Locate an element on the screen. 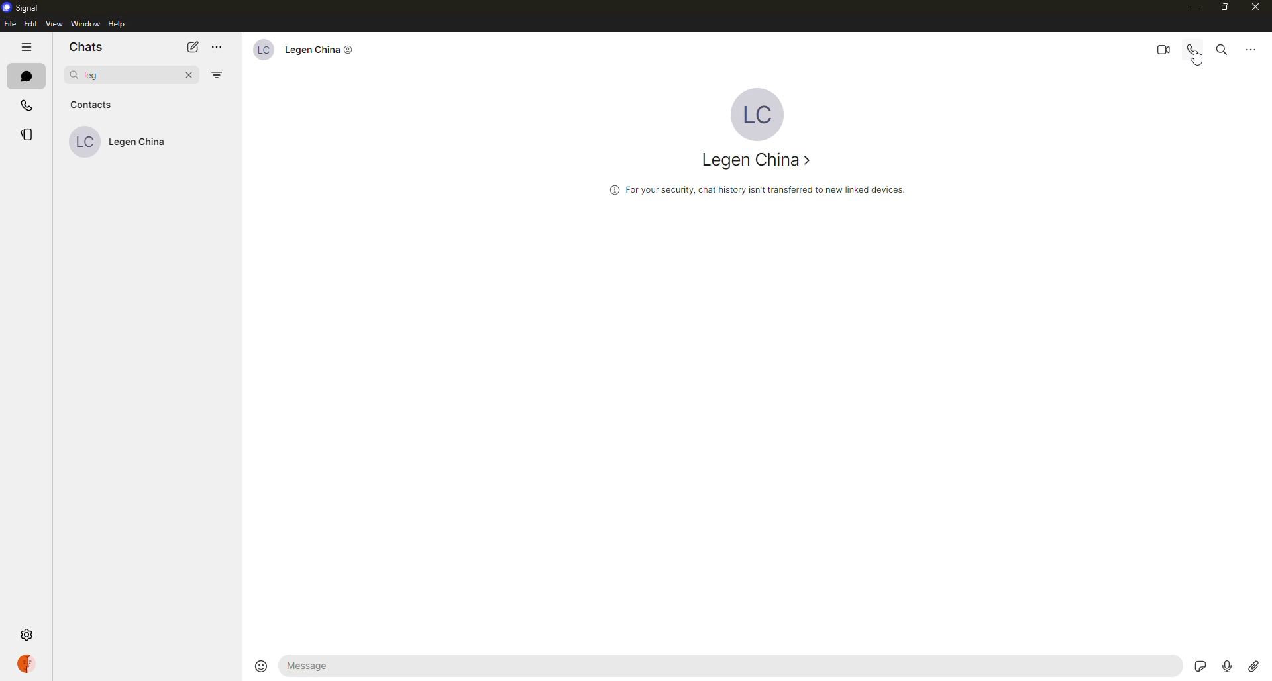  settings is located at coordinates (25, 635).